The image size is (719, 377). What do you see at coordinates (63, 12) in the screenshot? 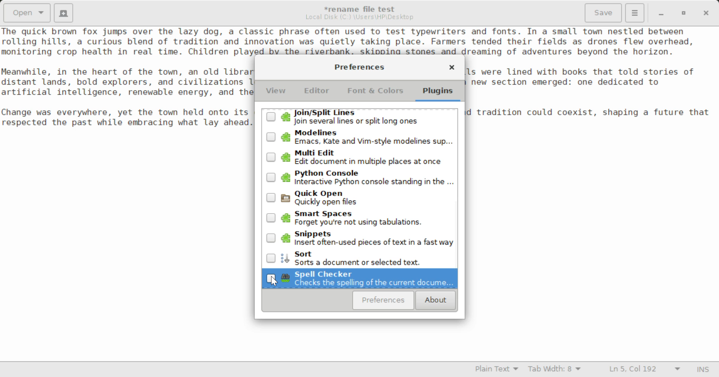
I see `Create New Document` at bounding box center [63, 12].